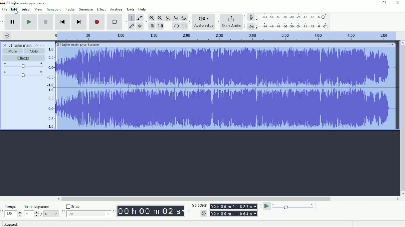 The image size is (405, 227). I want to click on Stopped, so click(11, 224).